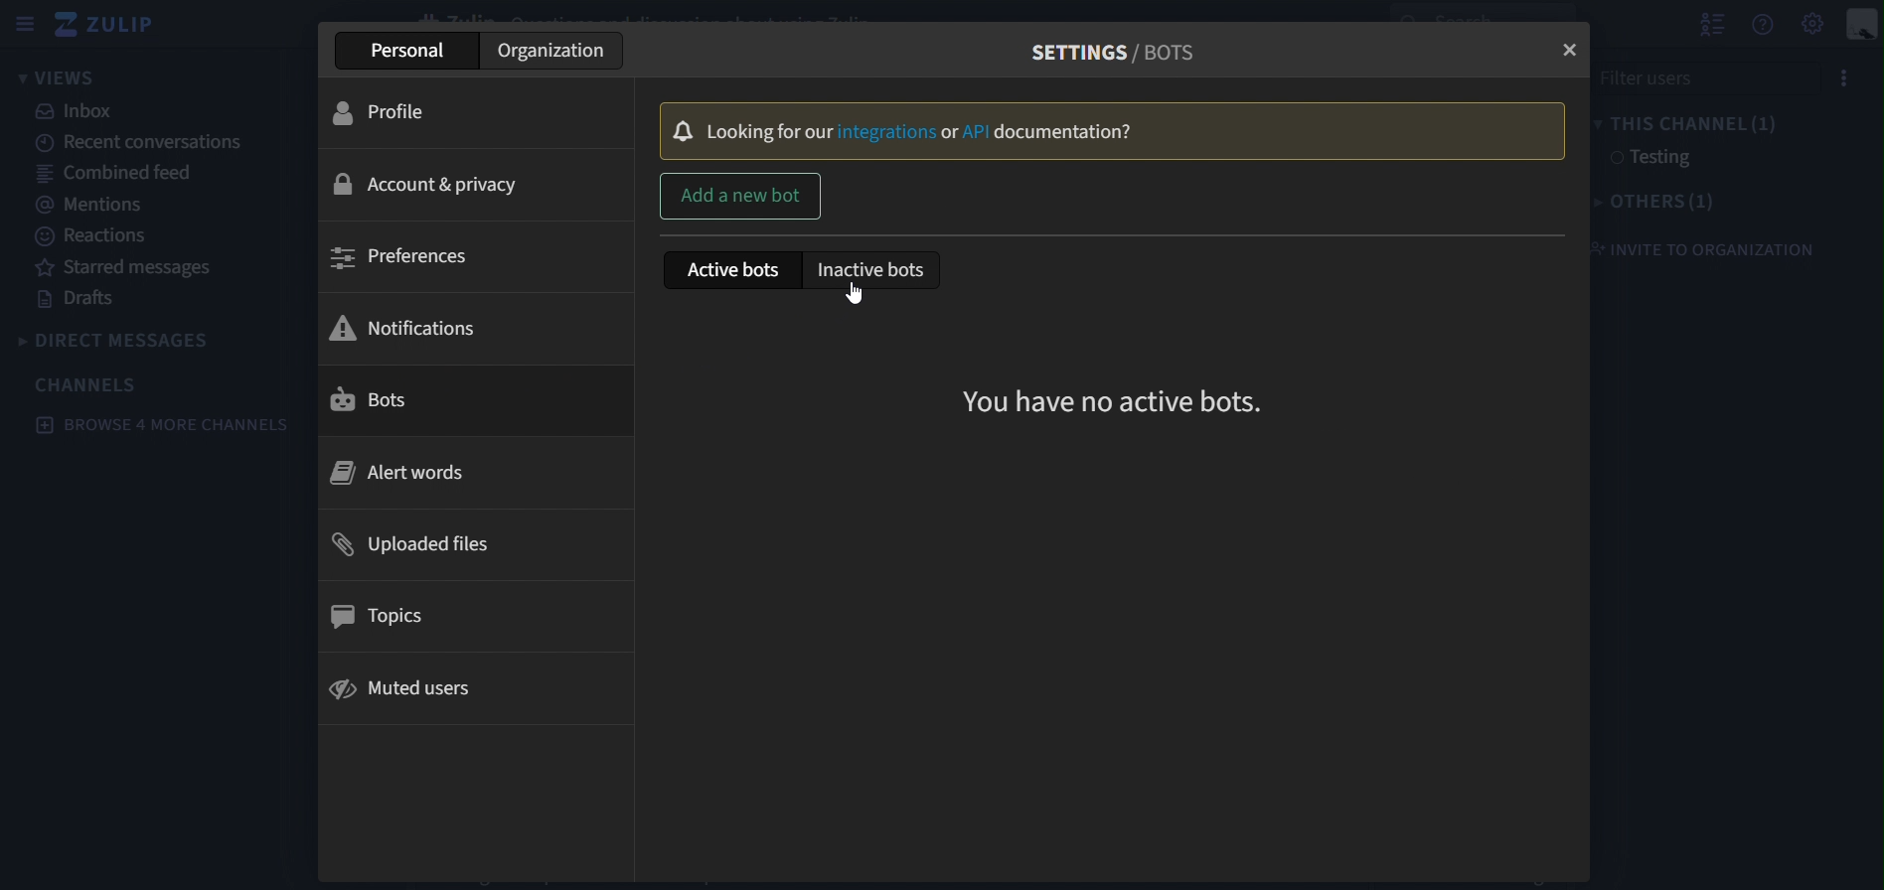  Describe the element at coordinates (1647, 203) in the screenshot. I see `others(1)` at that location.